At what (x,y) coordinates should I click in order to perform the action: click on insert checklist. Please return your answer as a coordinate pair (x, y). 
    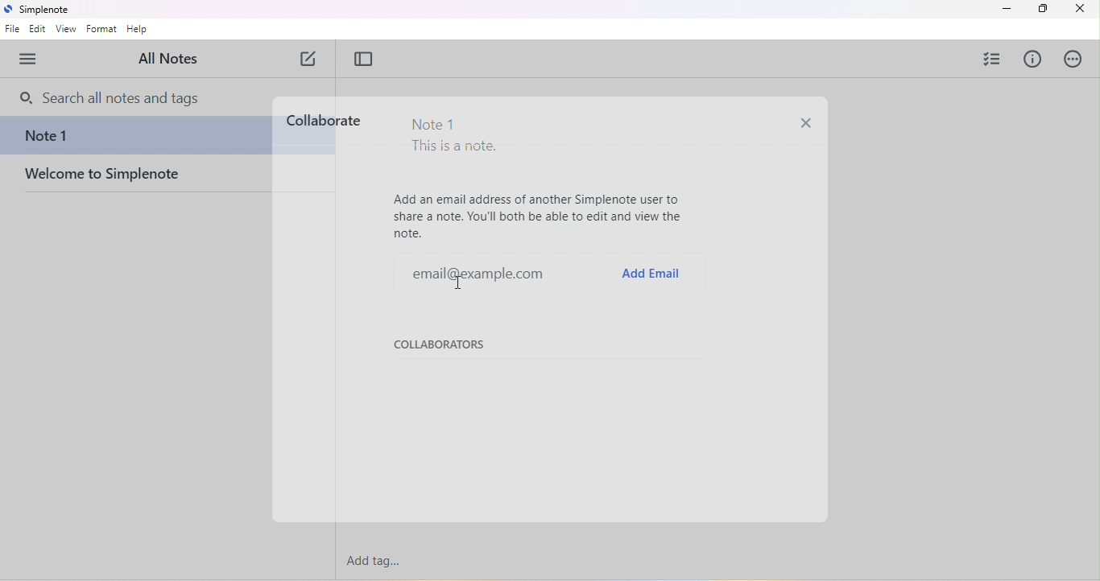
    Looking at the image, I should click on (991, 58).